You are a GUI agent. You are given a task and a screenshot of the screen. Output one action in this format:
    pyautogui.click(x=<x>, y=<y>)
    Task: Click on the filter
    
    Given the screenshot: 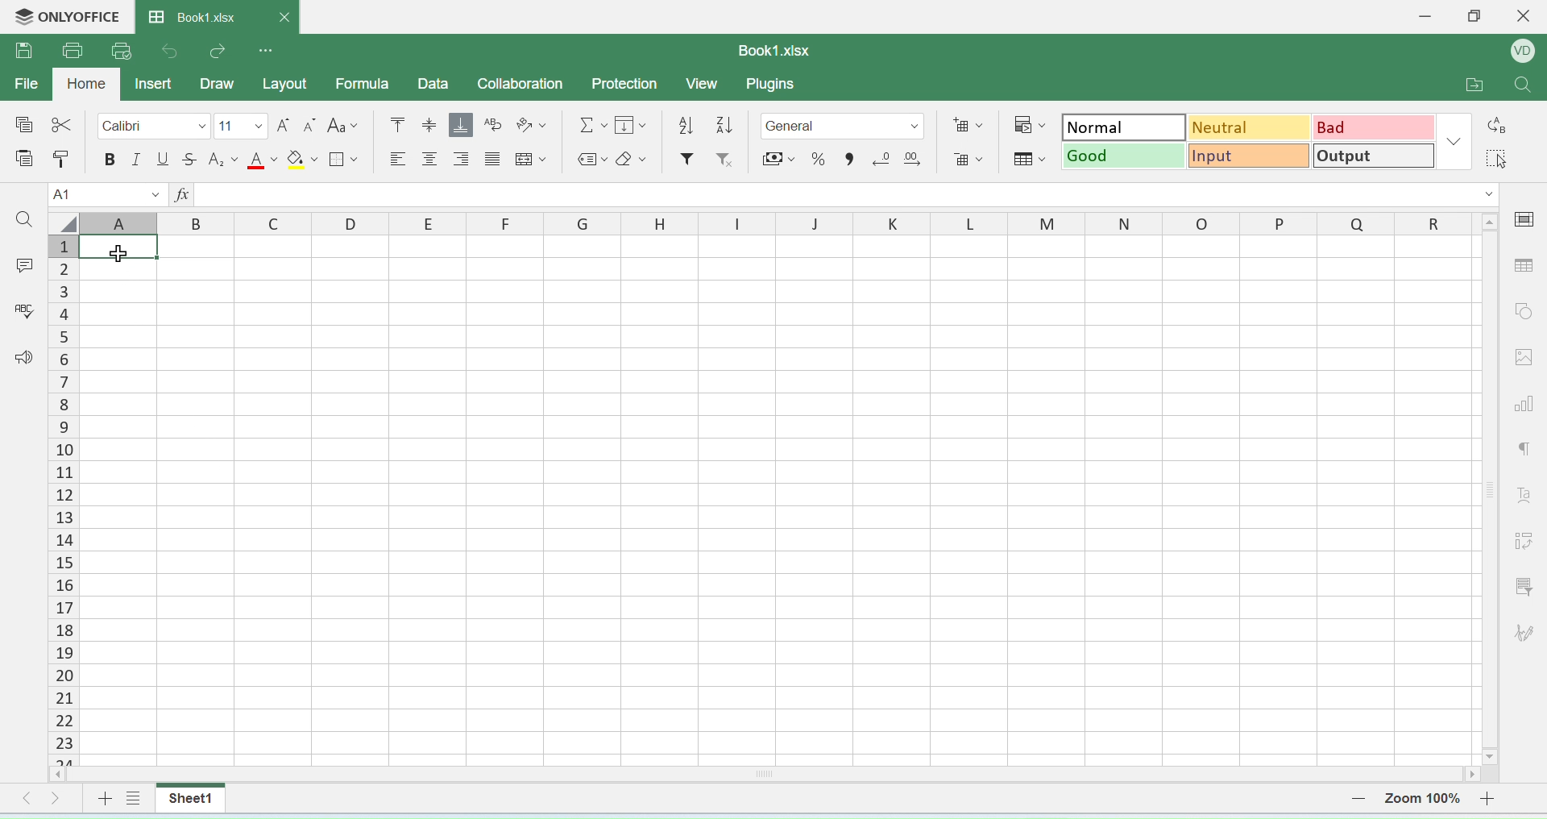 What is the action you would take?
    pyautogui.click(x=687, y=159)
    